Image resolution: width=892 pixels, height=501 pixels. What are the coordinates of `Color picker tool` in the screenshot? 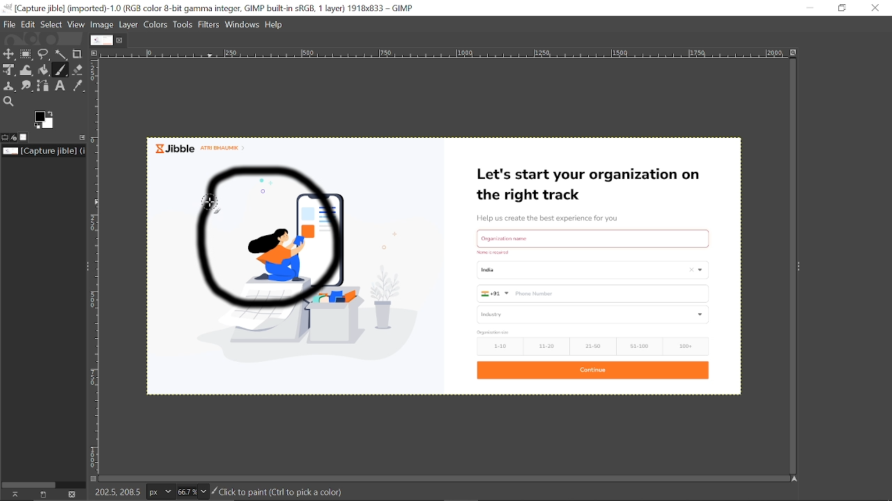 It's located at (82, 86).